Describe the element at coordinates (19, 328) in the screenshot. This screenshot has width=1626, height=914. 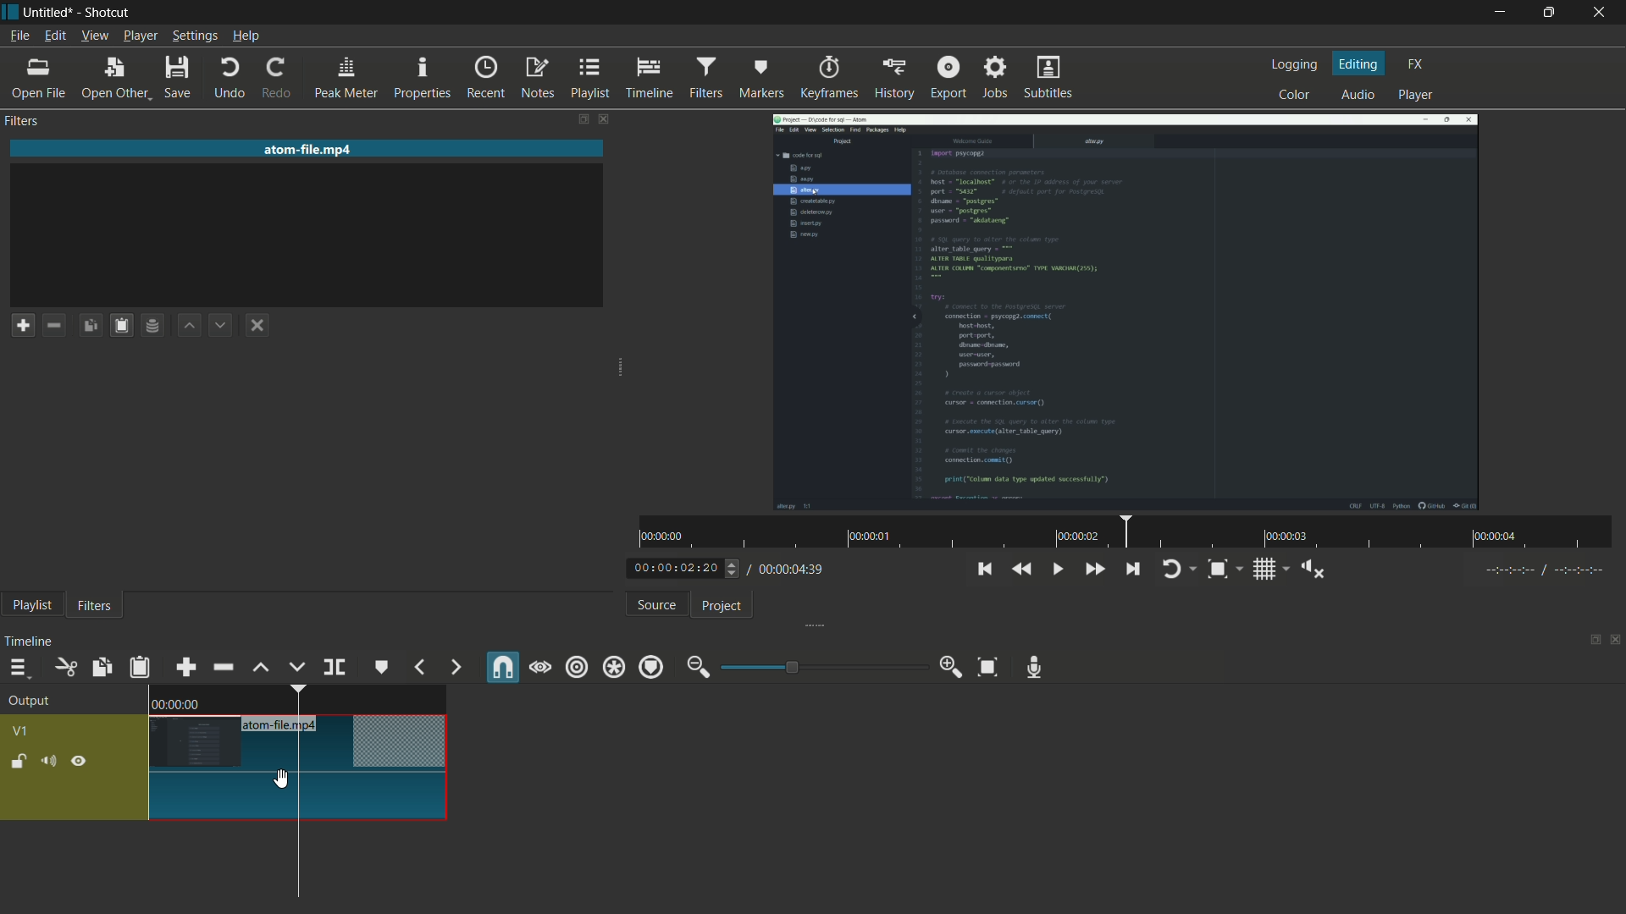
I see `add a filter` at that location.